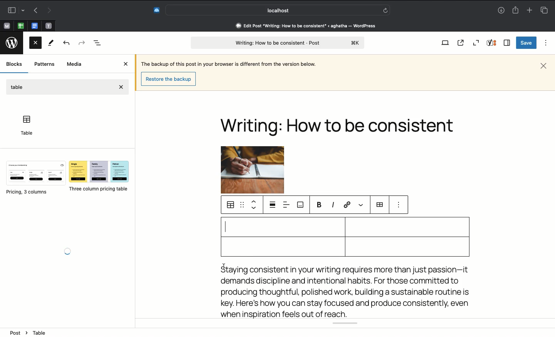 This screenshot has height=337, width=555. What do you see at coordinates (7, 25) in the screenshot?
I see `Pinned tabs` at bounding box center [7, 25].